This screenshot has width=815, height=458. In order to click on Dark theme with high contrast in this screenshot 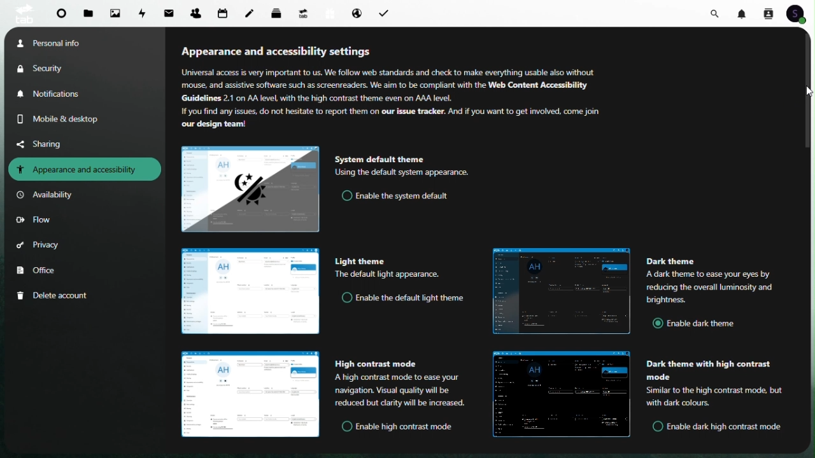, I will do `click(709, 370)`.